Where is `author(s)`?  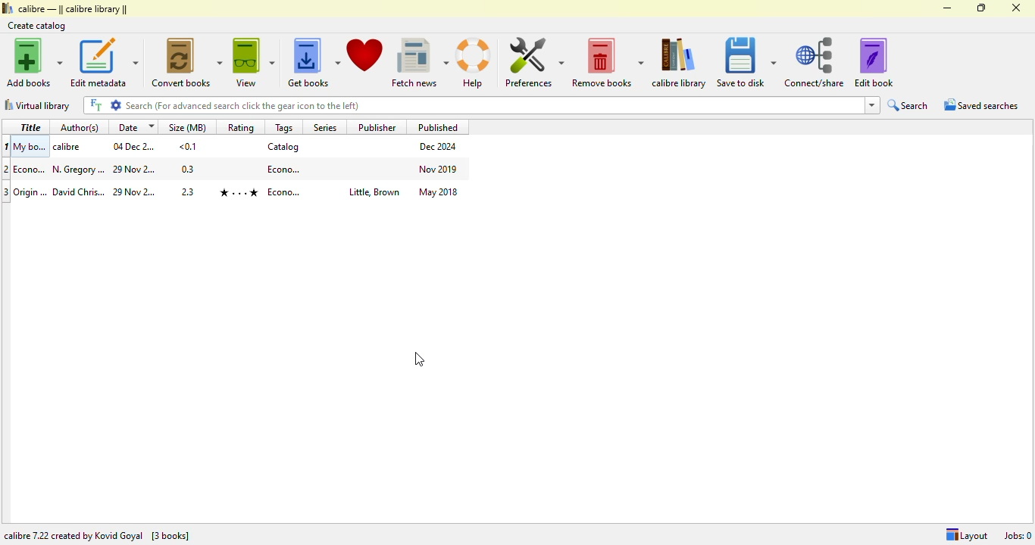
author(s) is located at coordinates (79, 128).